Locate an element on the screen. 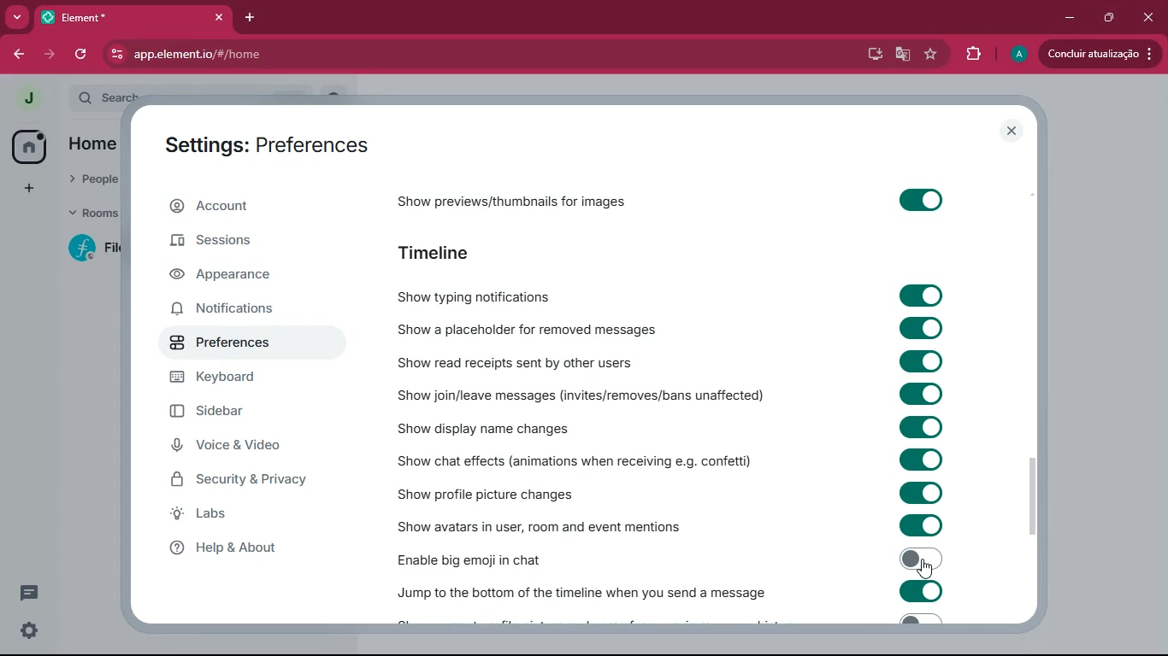  back is located at coordinates (16, 54).